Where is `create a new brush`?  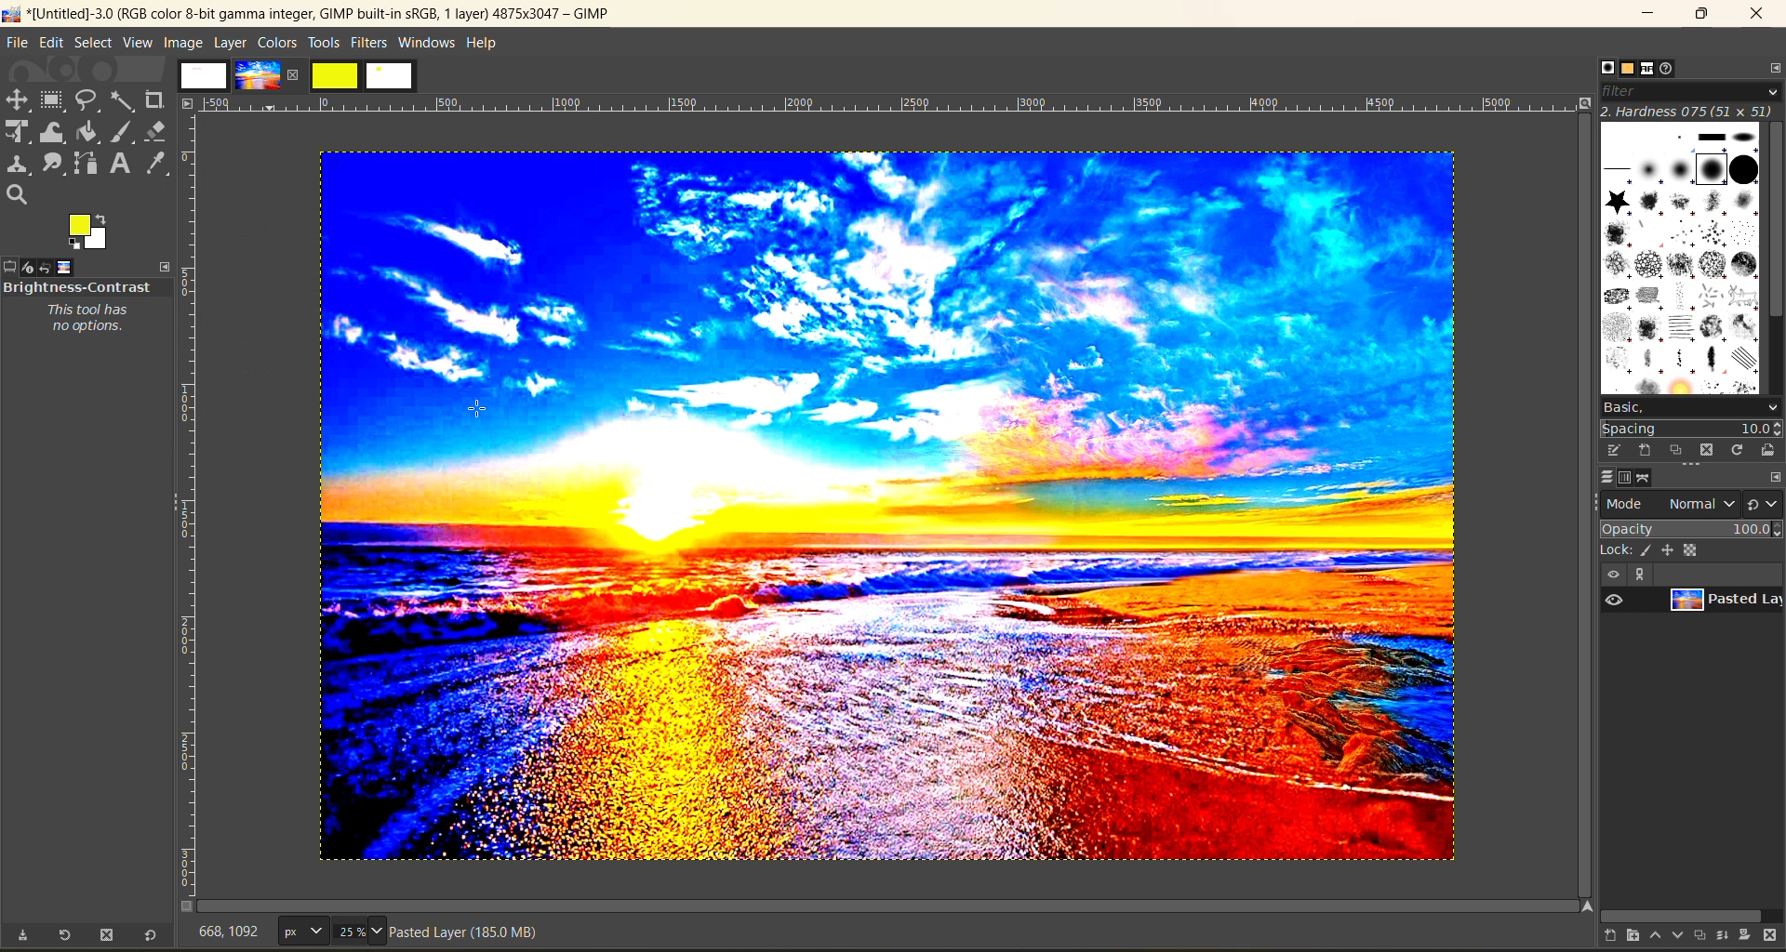 create a new brush is located at coordinates (1643, 449).